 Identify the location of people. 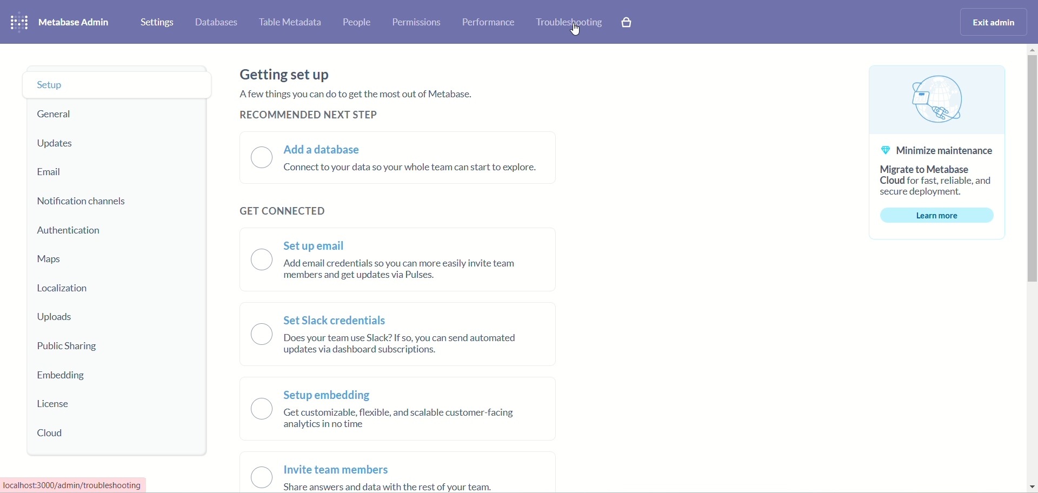
(358, 23).